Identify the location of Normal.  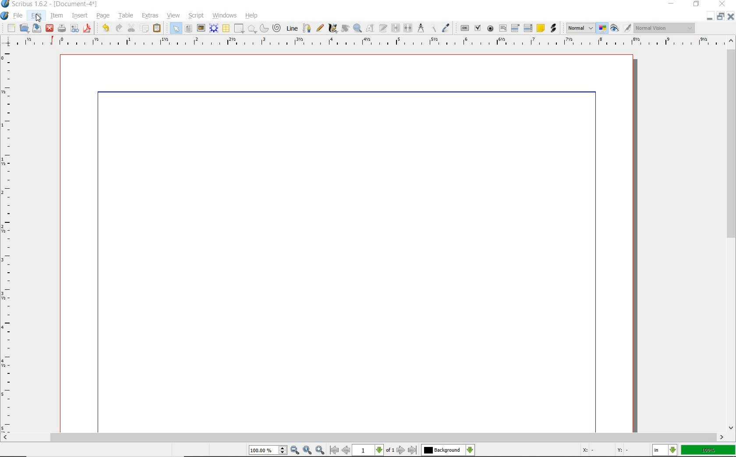
(580, 28).